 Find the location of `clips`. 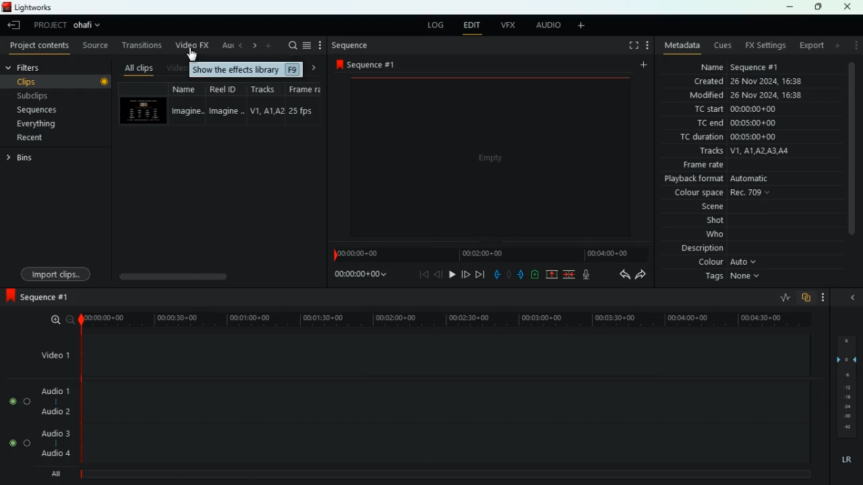

clips is located at coordinates (58, 82).